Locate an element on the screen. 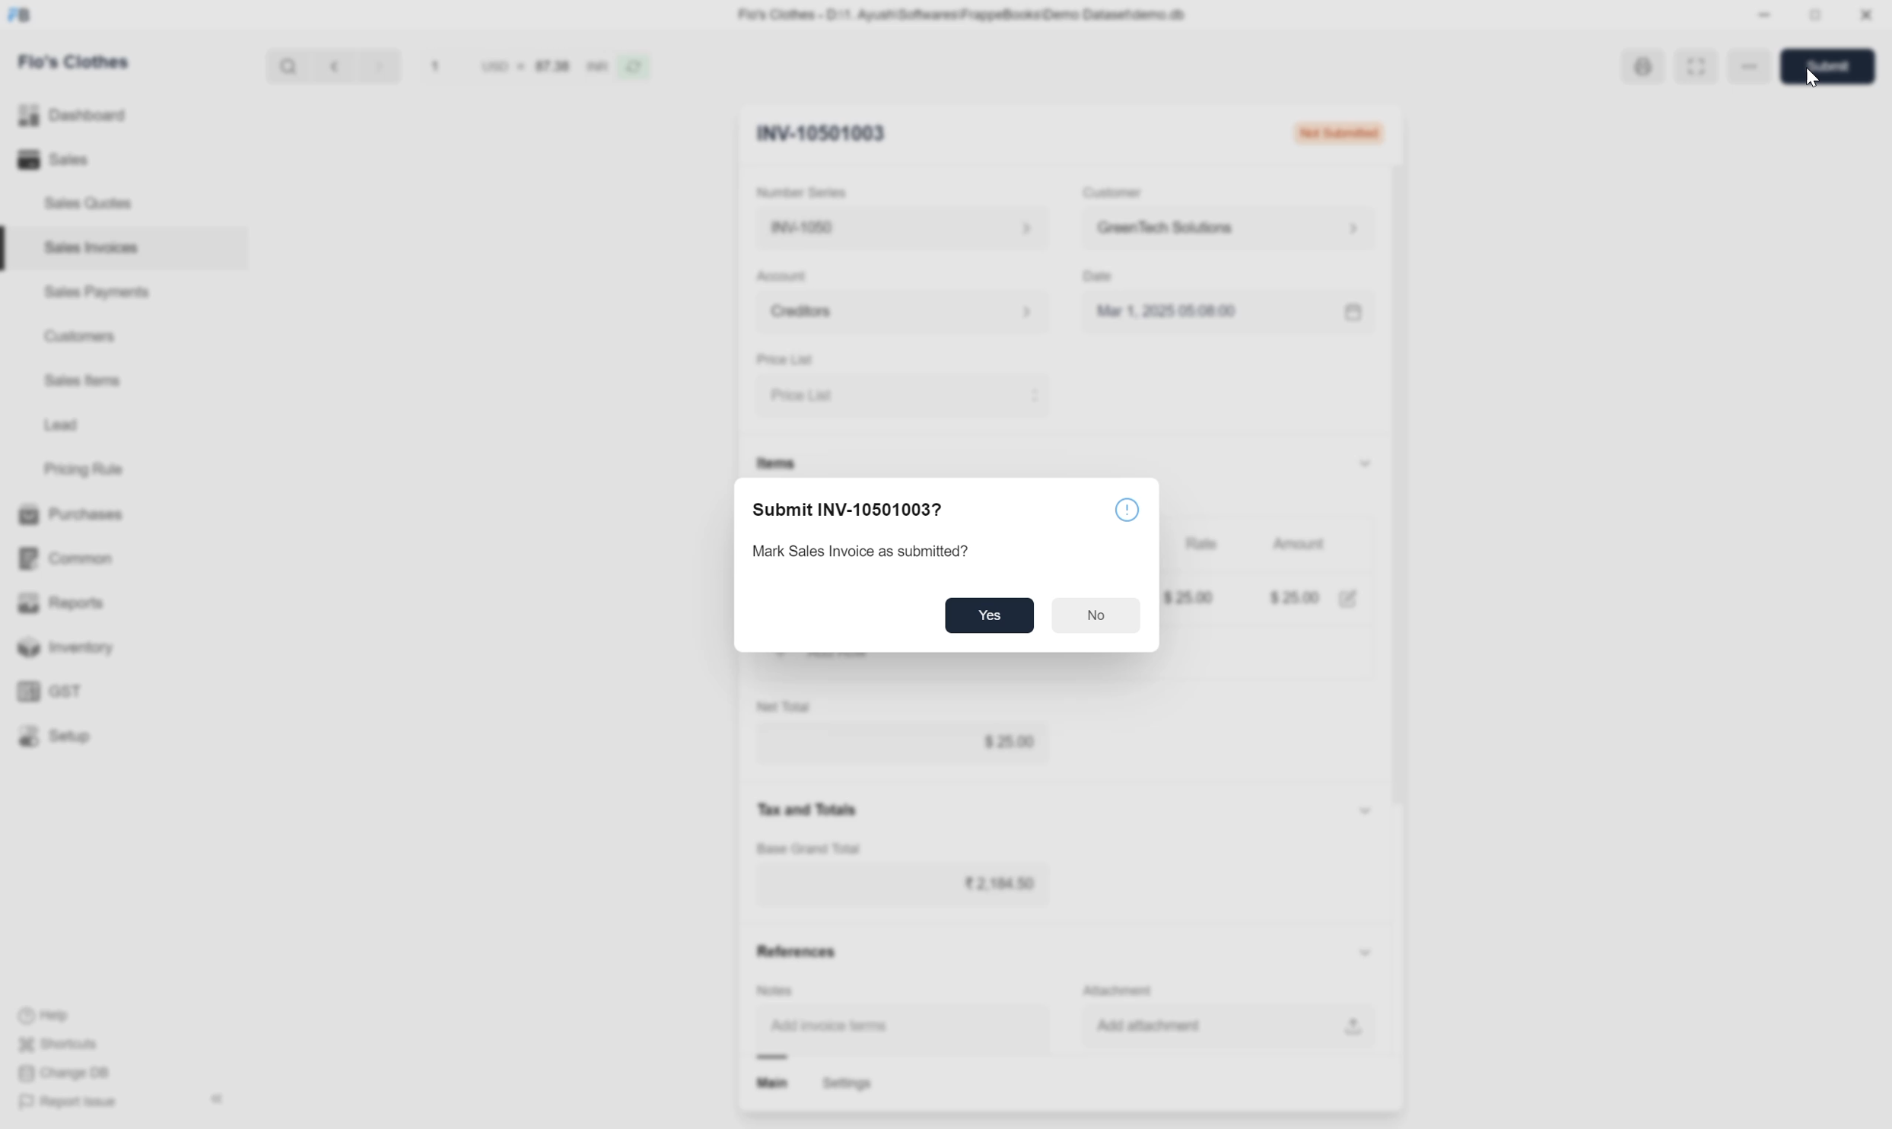 The height and width of the screenshot is (1129, 1892). No is located at coordinates (1090, 617).